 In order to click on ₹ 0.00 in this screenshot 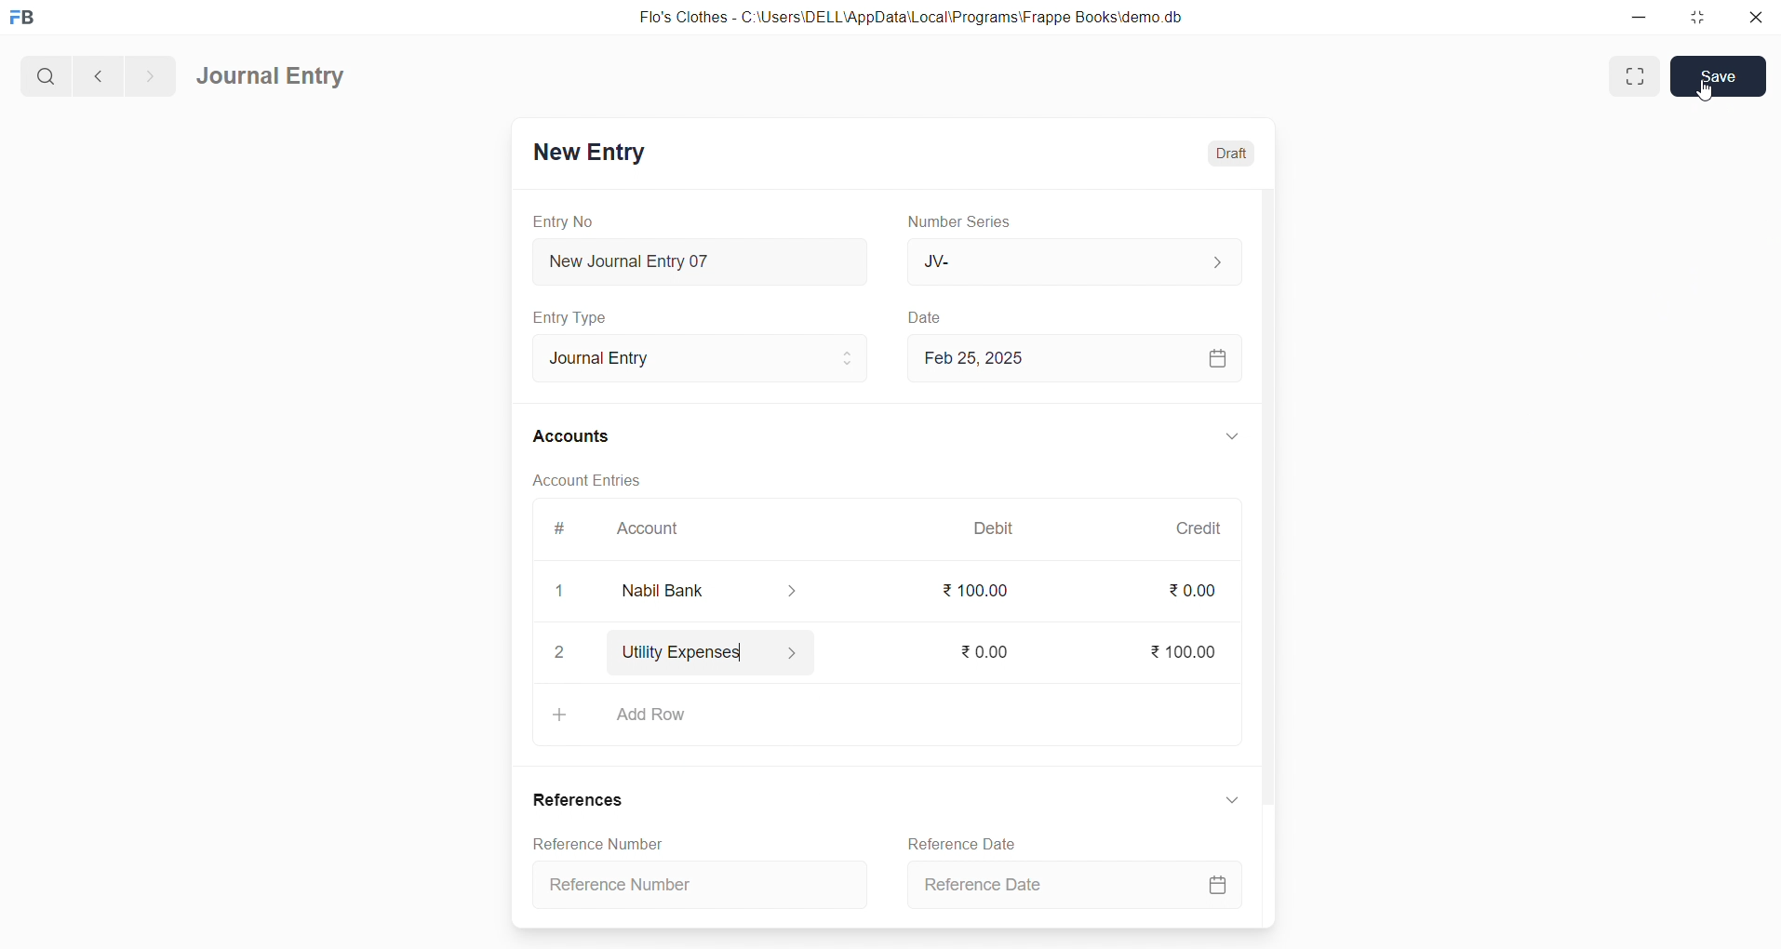, I will do `click(1191, 591)`.